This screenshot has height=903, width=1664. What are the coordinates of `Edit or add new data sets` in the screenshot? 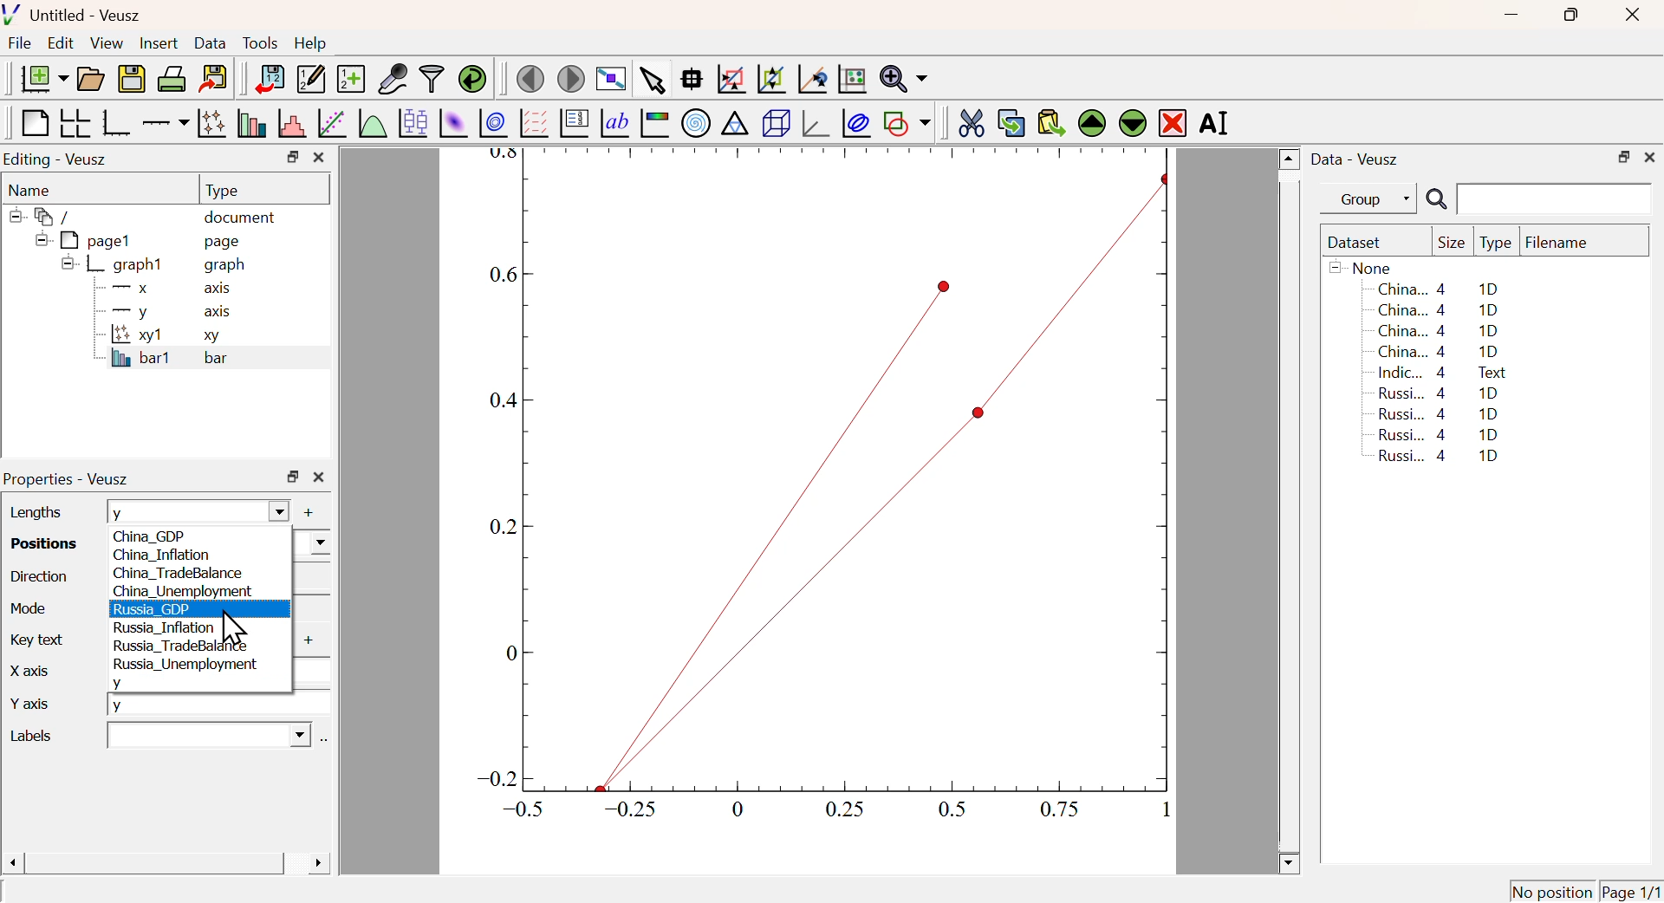 It's located at (309, 80).